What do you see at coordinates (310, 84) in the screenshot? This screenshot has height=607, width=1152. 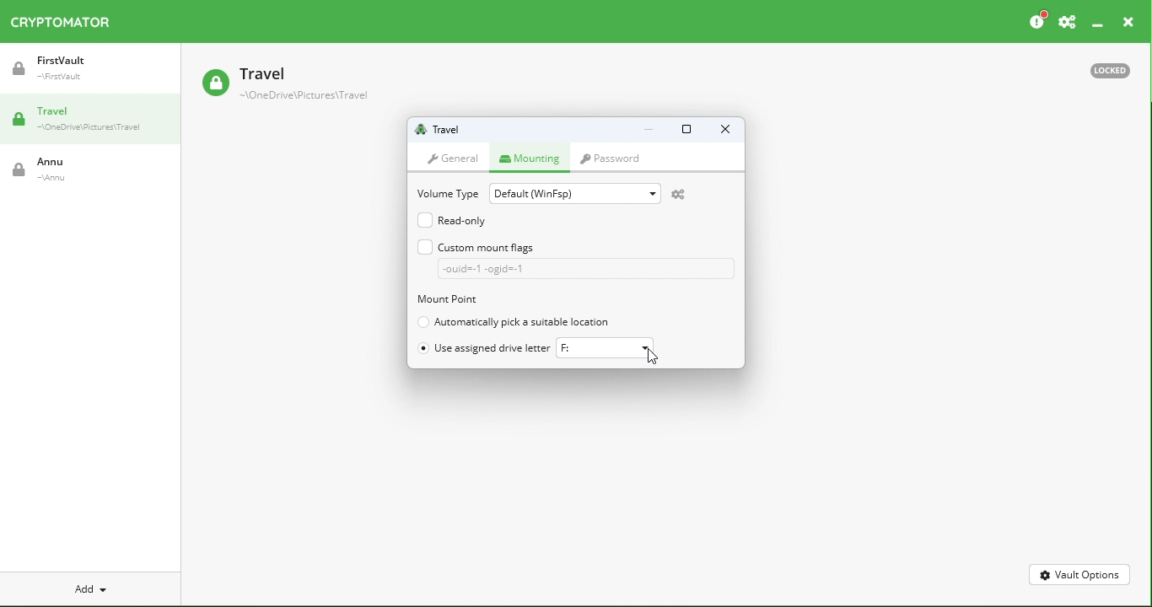 I see `Travel Vault` at bounding box center [310, 84].